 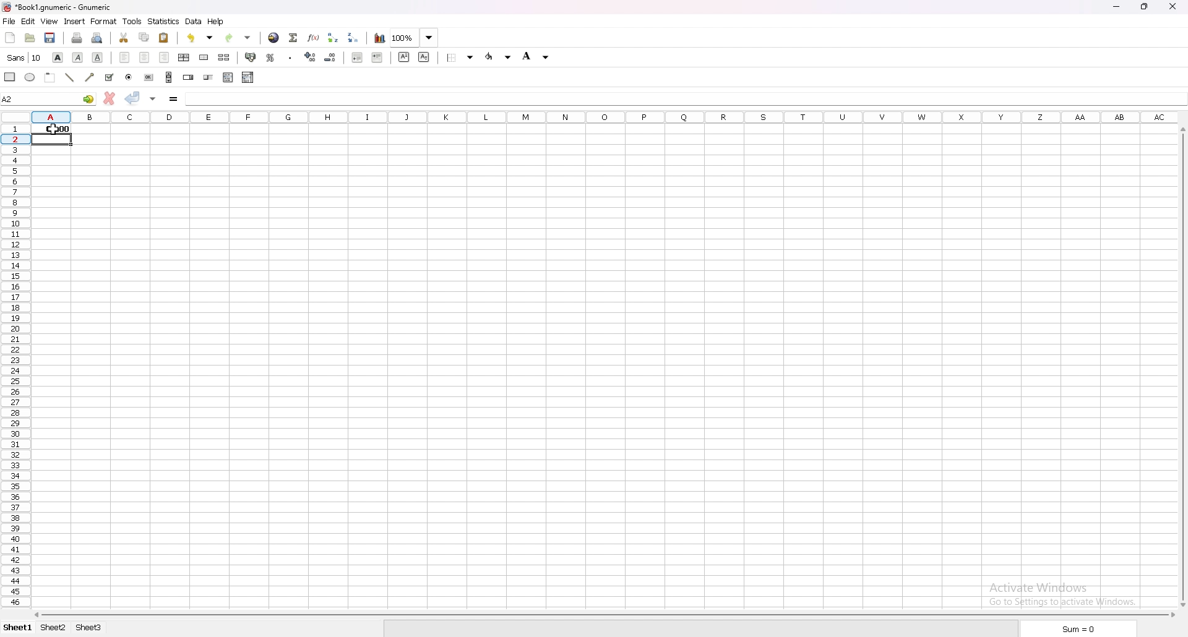 What do you see at coordinates (163, 38) in the screenshot?
I see `paste` at bounding box center [163, 38].